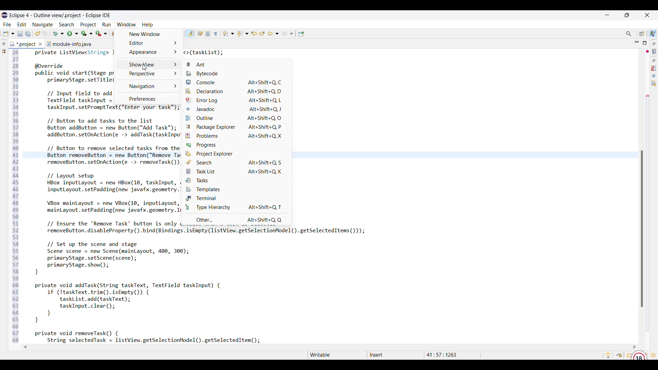  I want to click on Save, so click(20, 34).